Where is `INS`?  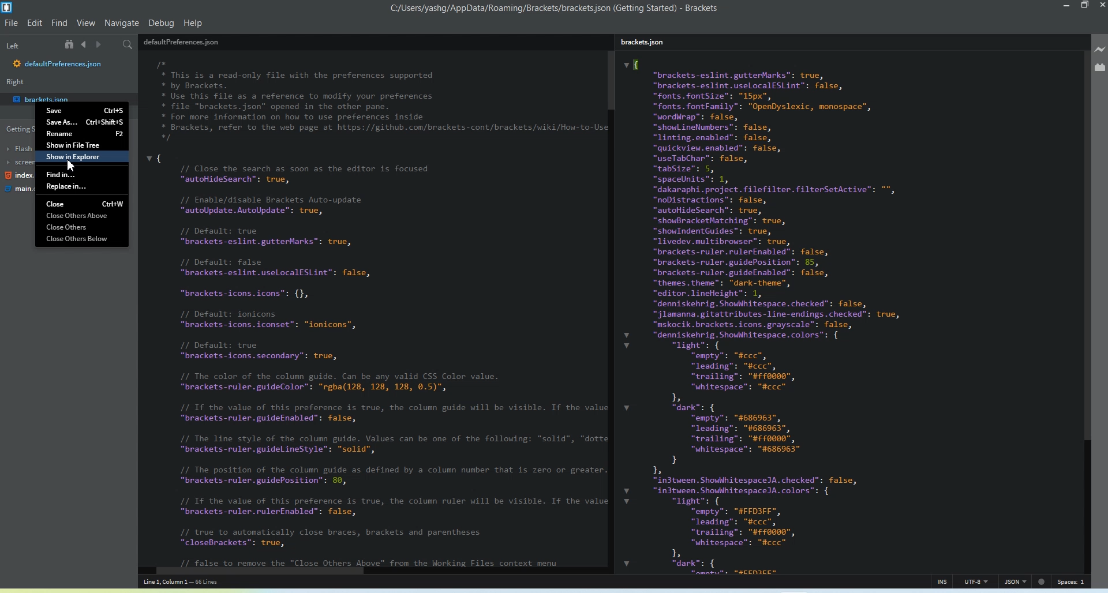
INS is located at coordinates (942, 581).